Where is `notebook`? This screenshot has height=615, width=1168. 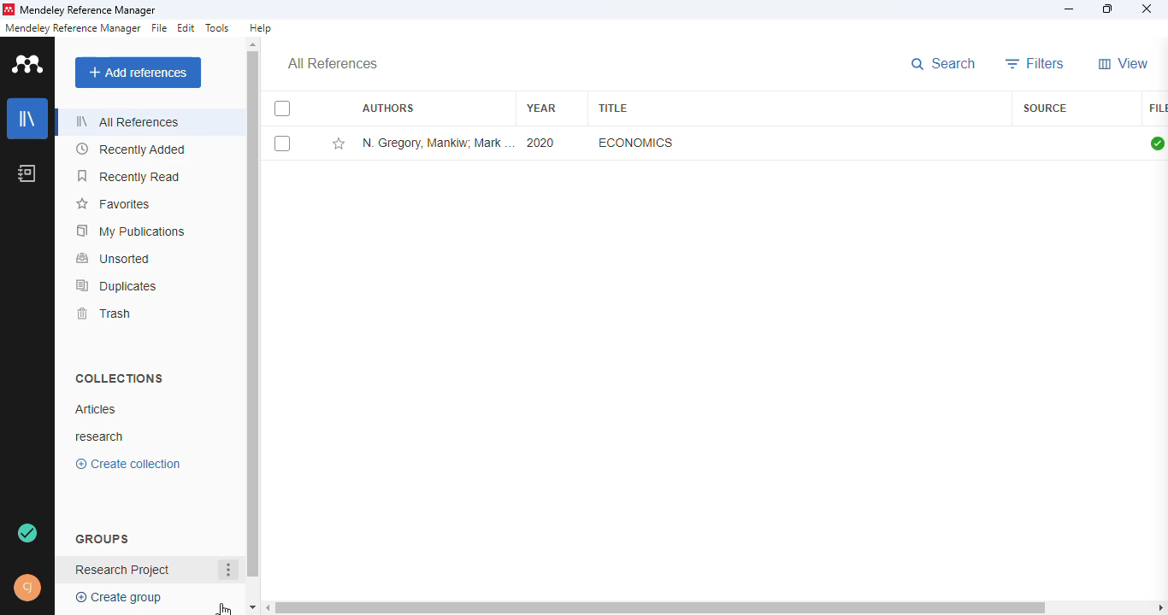
notebook is located at coordinates (27, 173).